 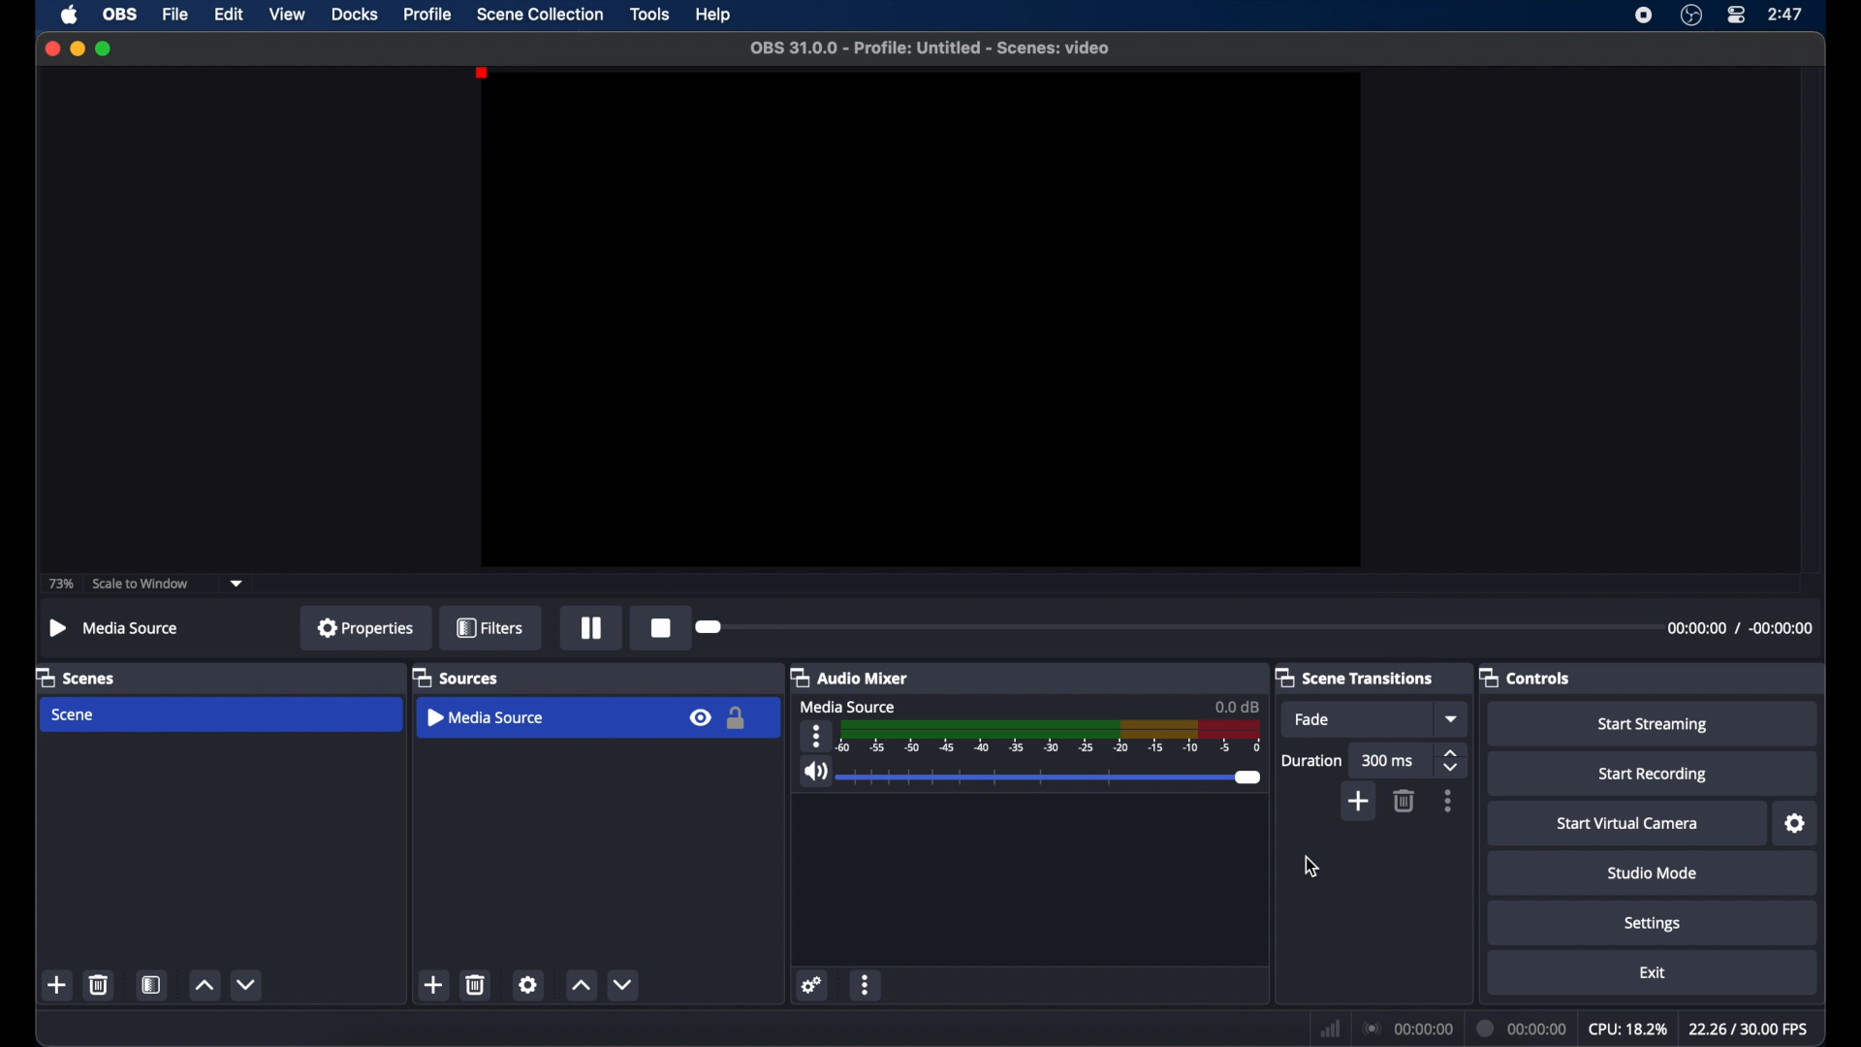 I want to click on decrement button, so click(x=622, y=984).